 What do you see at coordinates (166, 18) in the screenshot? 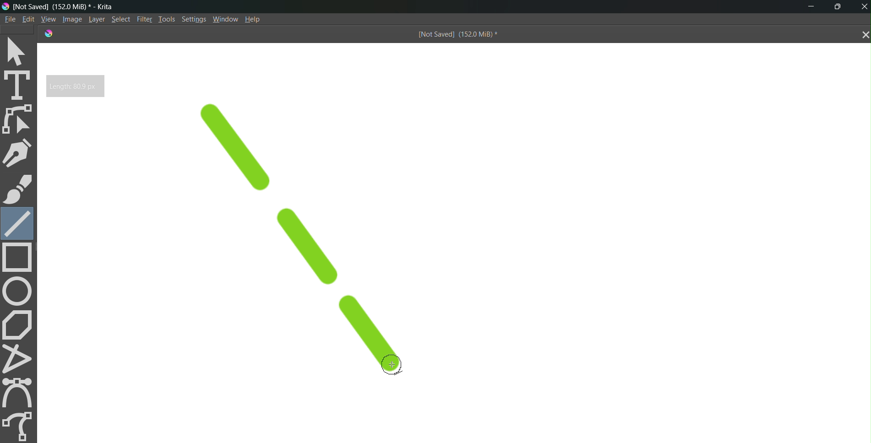
I see `Tools` at bounding box center [166, 18].